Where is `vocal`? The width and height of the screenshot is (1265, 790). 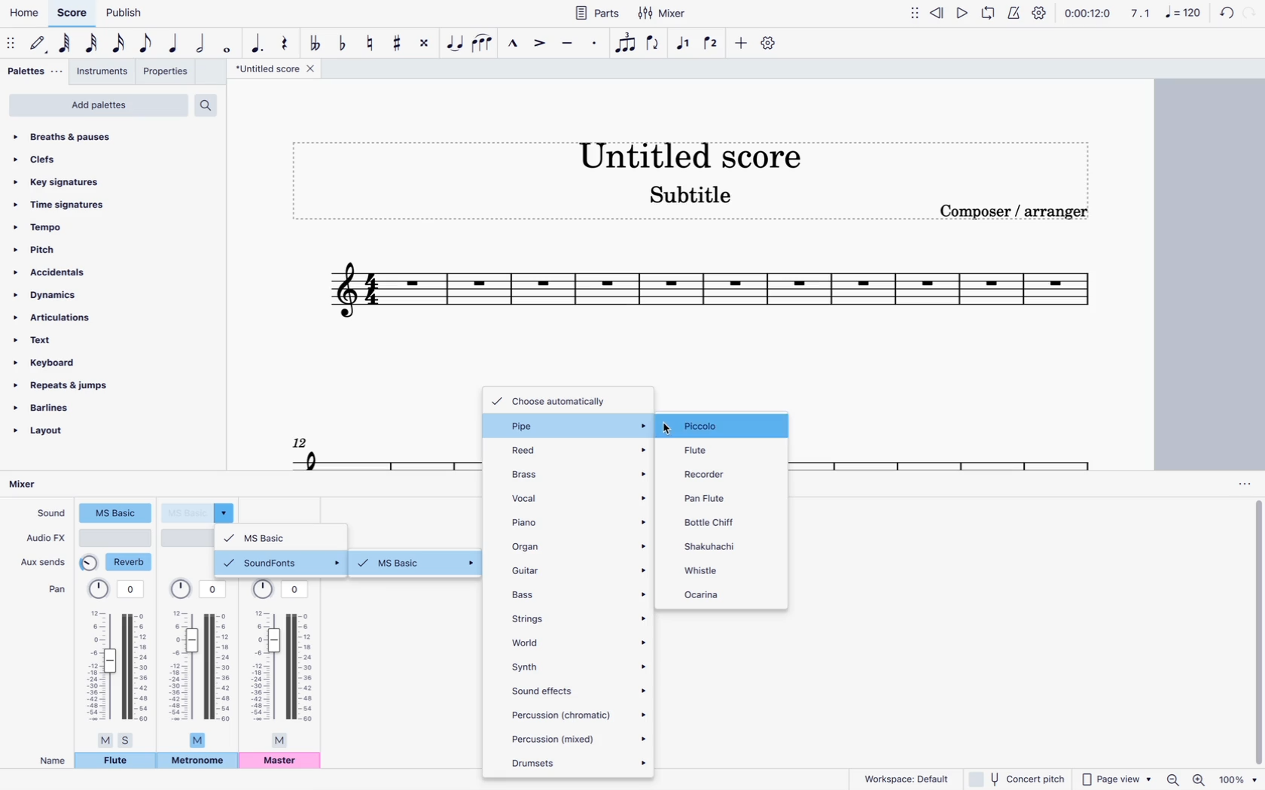
vocal is located at coordinates (578, 497).